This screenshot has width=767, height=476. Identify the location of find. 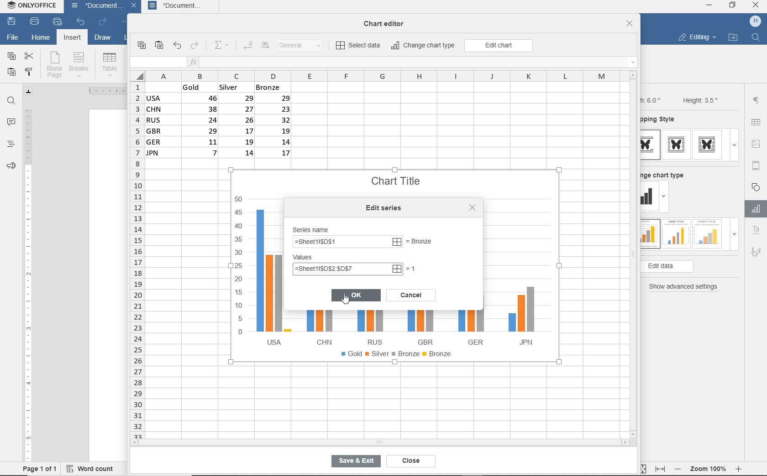
(12, 101).